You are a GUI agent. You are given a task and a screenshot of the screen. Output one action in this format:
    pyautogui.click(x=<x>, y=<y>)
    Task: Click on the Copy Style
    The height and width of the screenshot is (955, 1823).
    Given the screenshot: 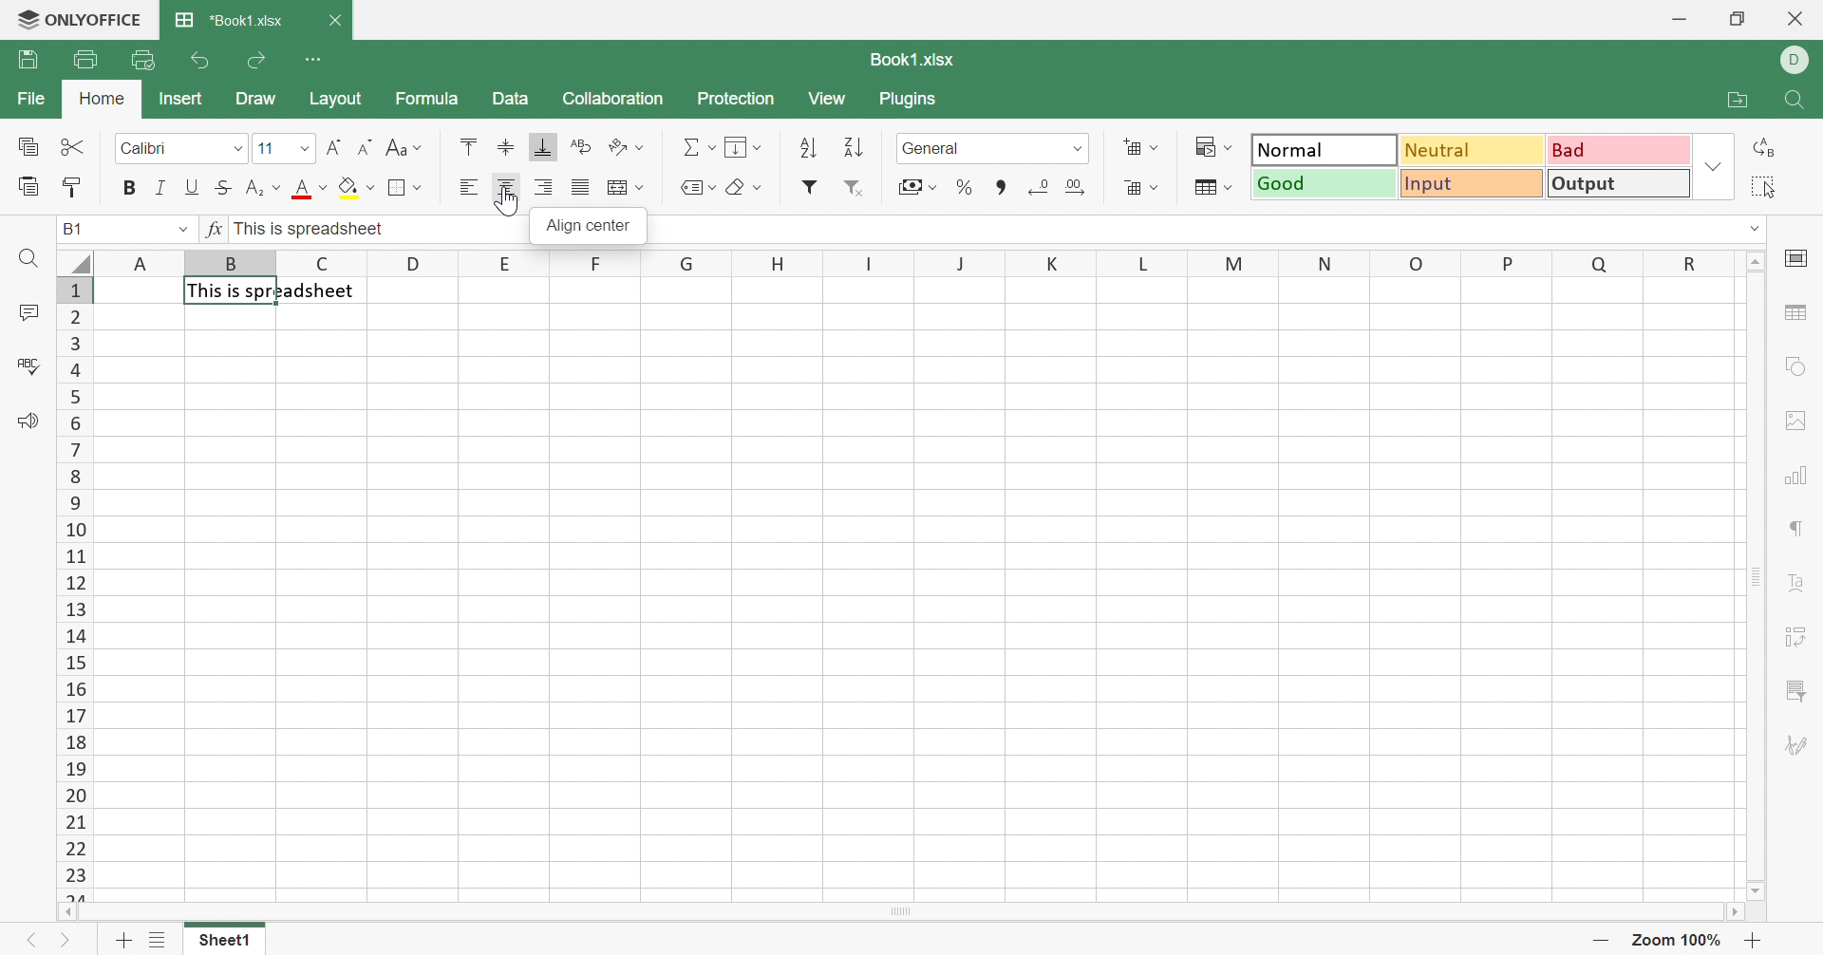 What is the action you would take?
    pyautogui.click(x=74, y=187)
    